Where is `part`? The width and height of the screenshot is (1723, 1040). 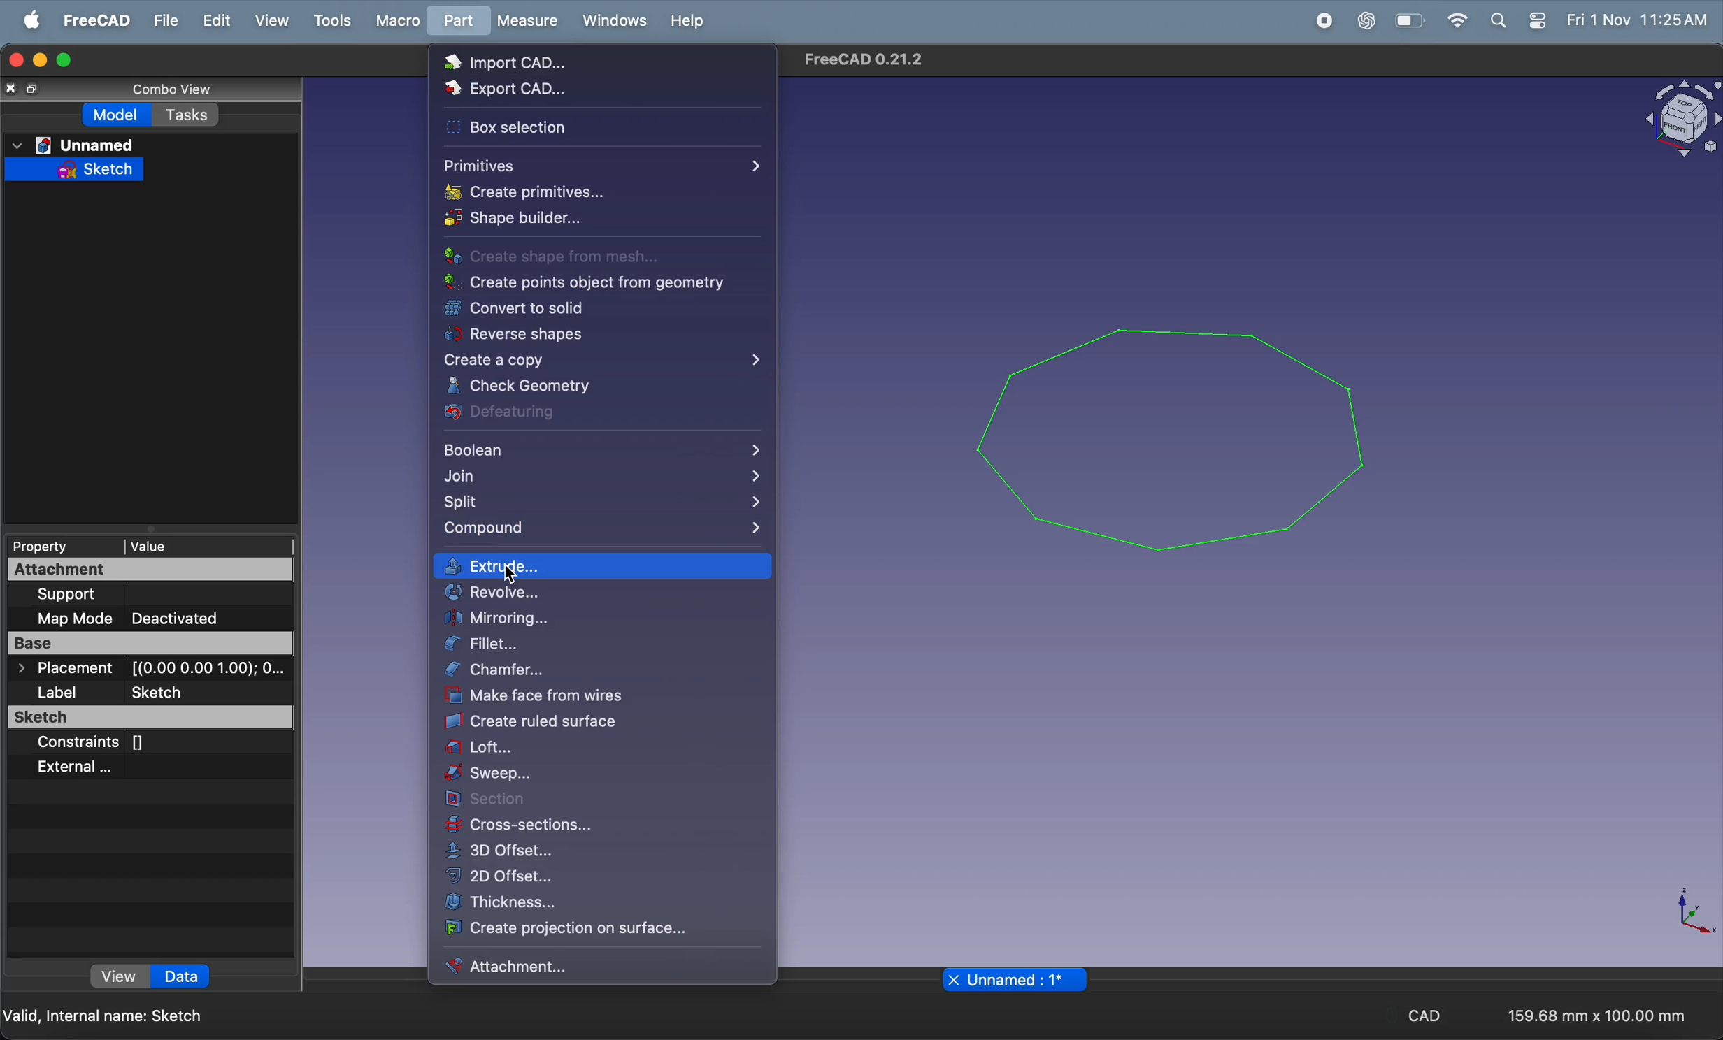
part is located at coordinates (456, 22).